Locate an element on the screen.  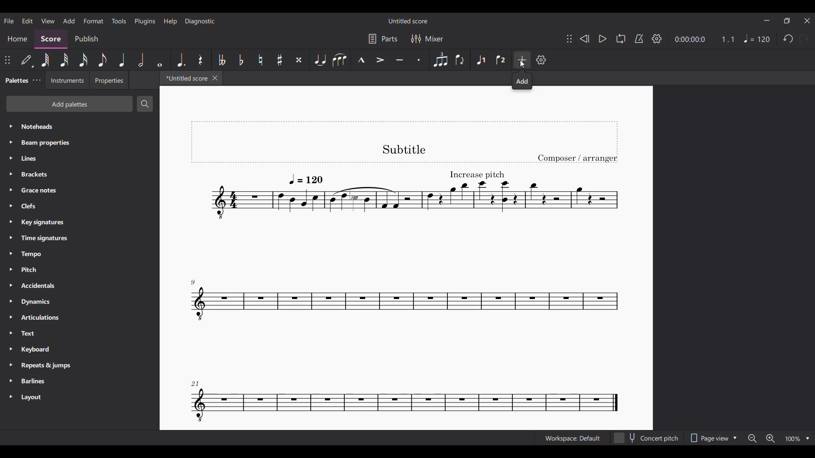
Home section is located at coordinates (17, 39).